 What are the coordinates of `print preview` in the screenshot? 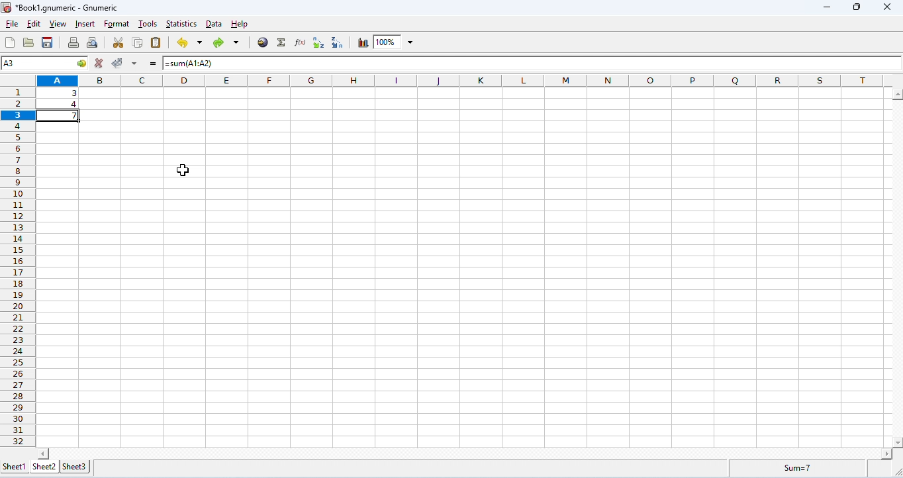 It's located at (93, 43).